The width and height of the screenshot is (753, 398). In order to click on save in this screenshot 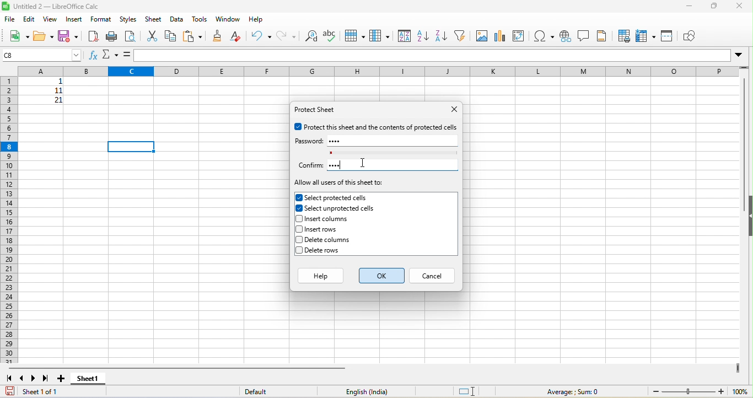, I will do `click(68, 36)`.